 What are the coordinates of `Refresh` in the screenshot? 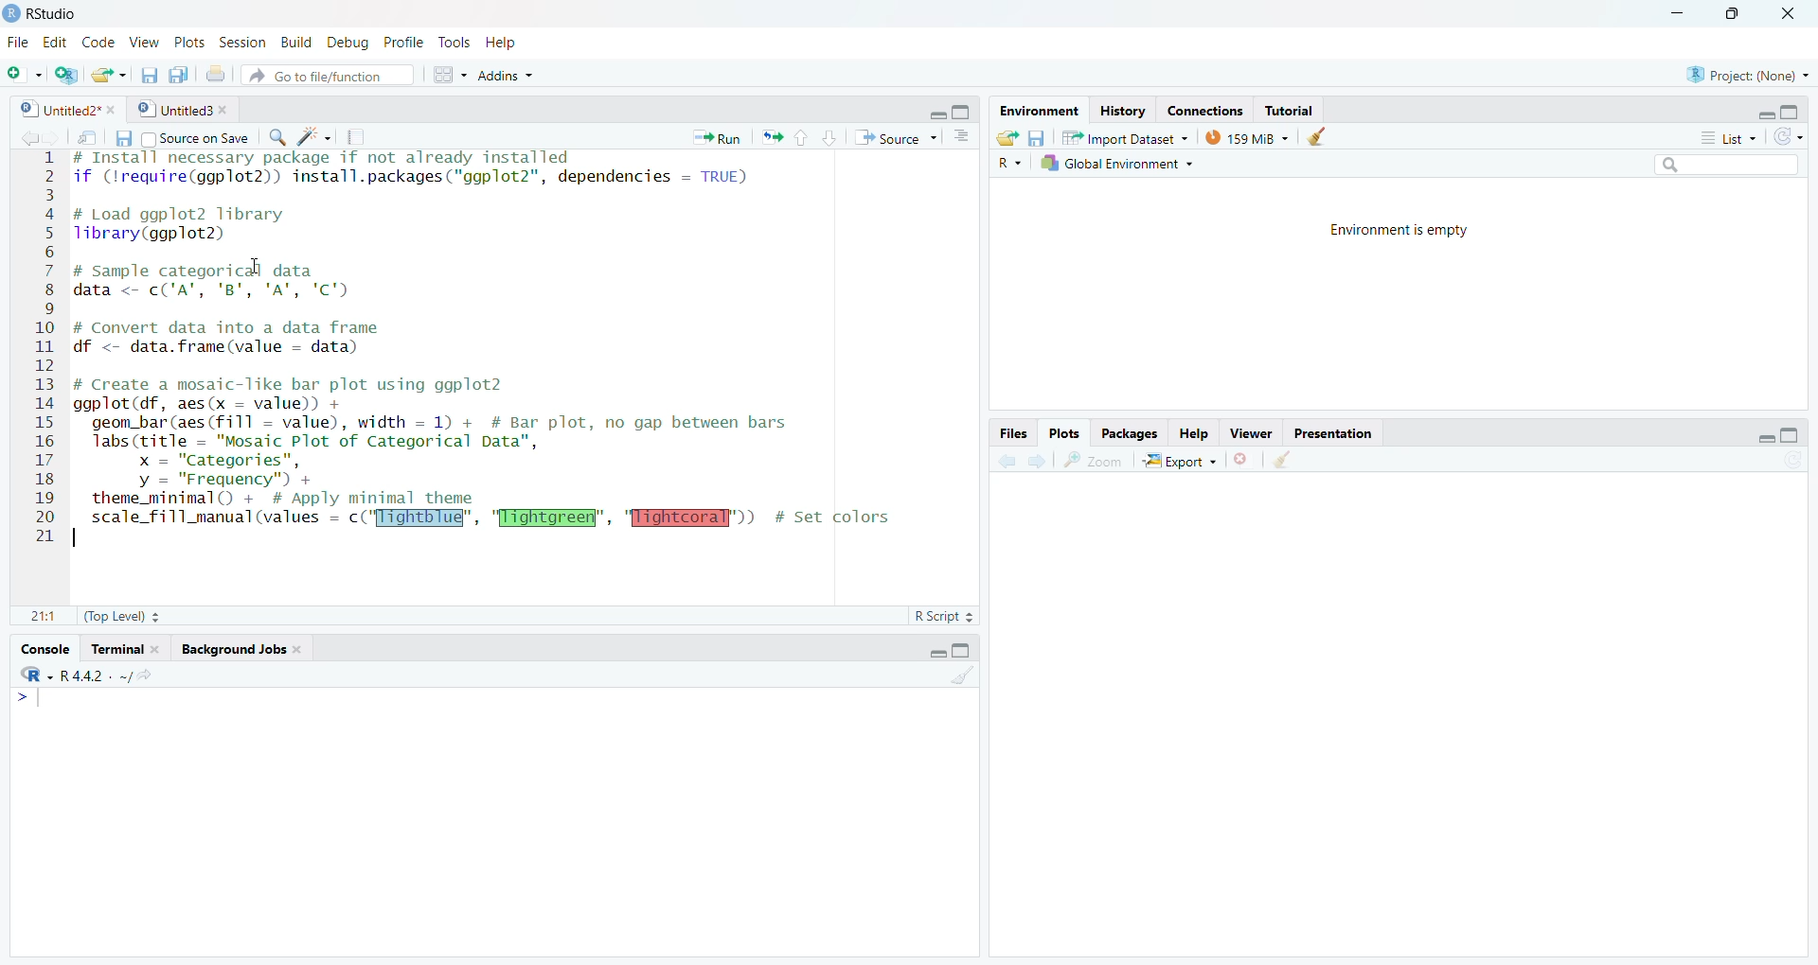 It's located at (1791, 460).